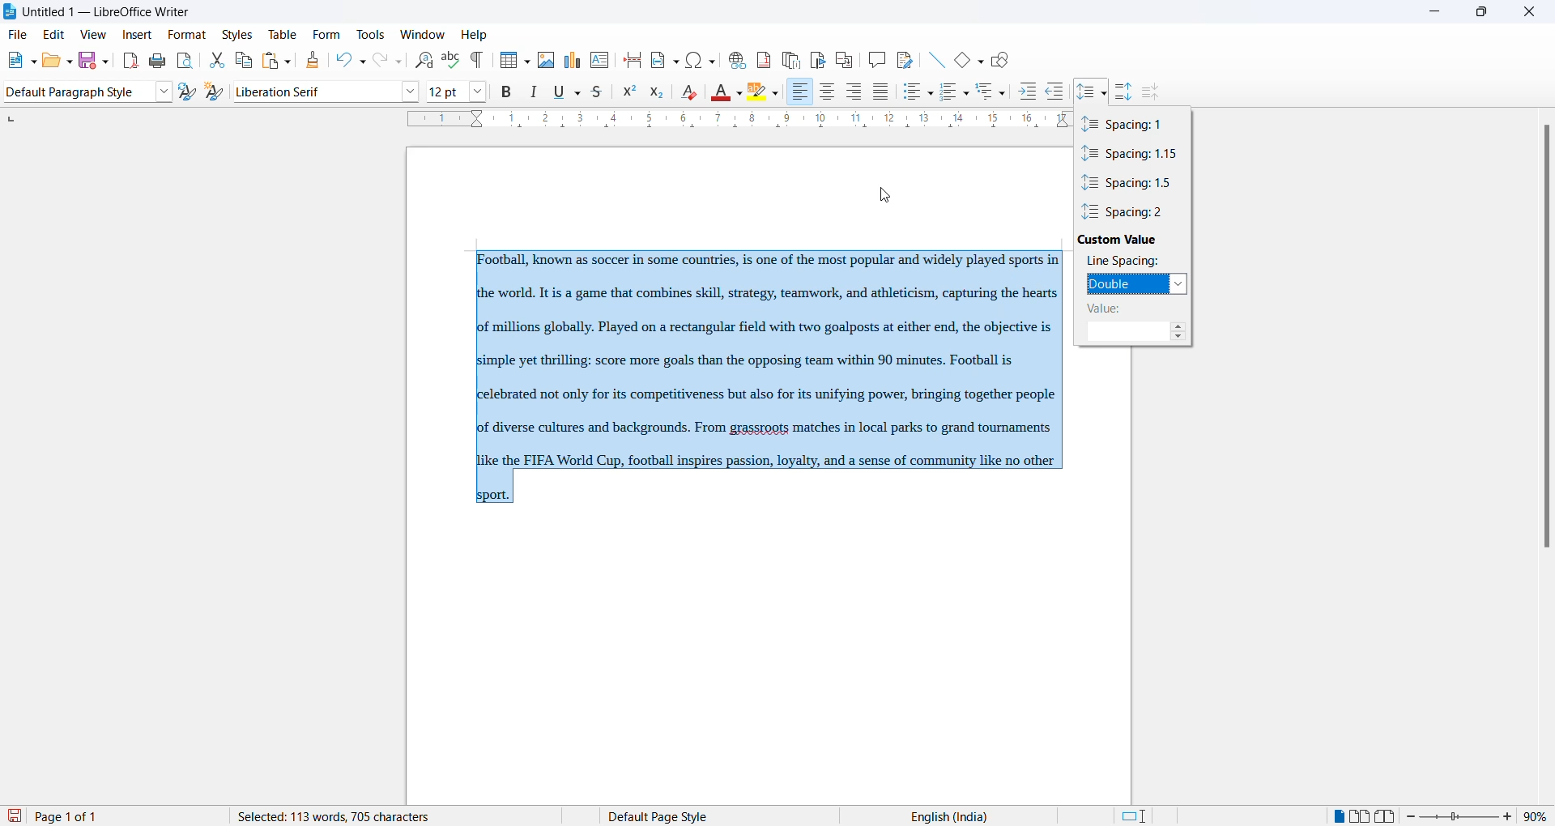  Describe the element at coordinates (411, 91) in the screenshot. I see `font options` at that location.